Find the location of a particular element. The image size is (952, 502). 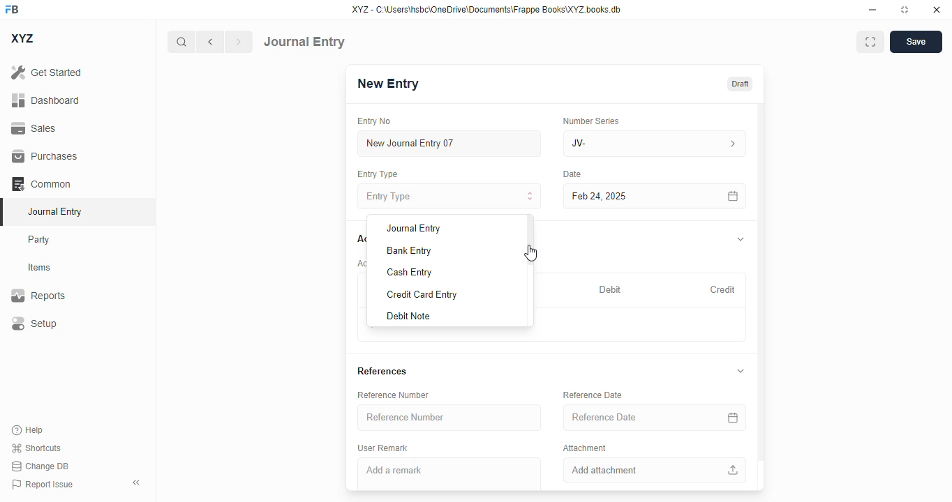

add attachment is located at coordinates (654, 471).